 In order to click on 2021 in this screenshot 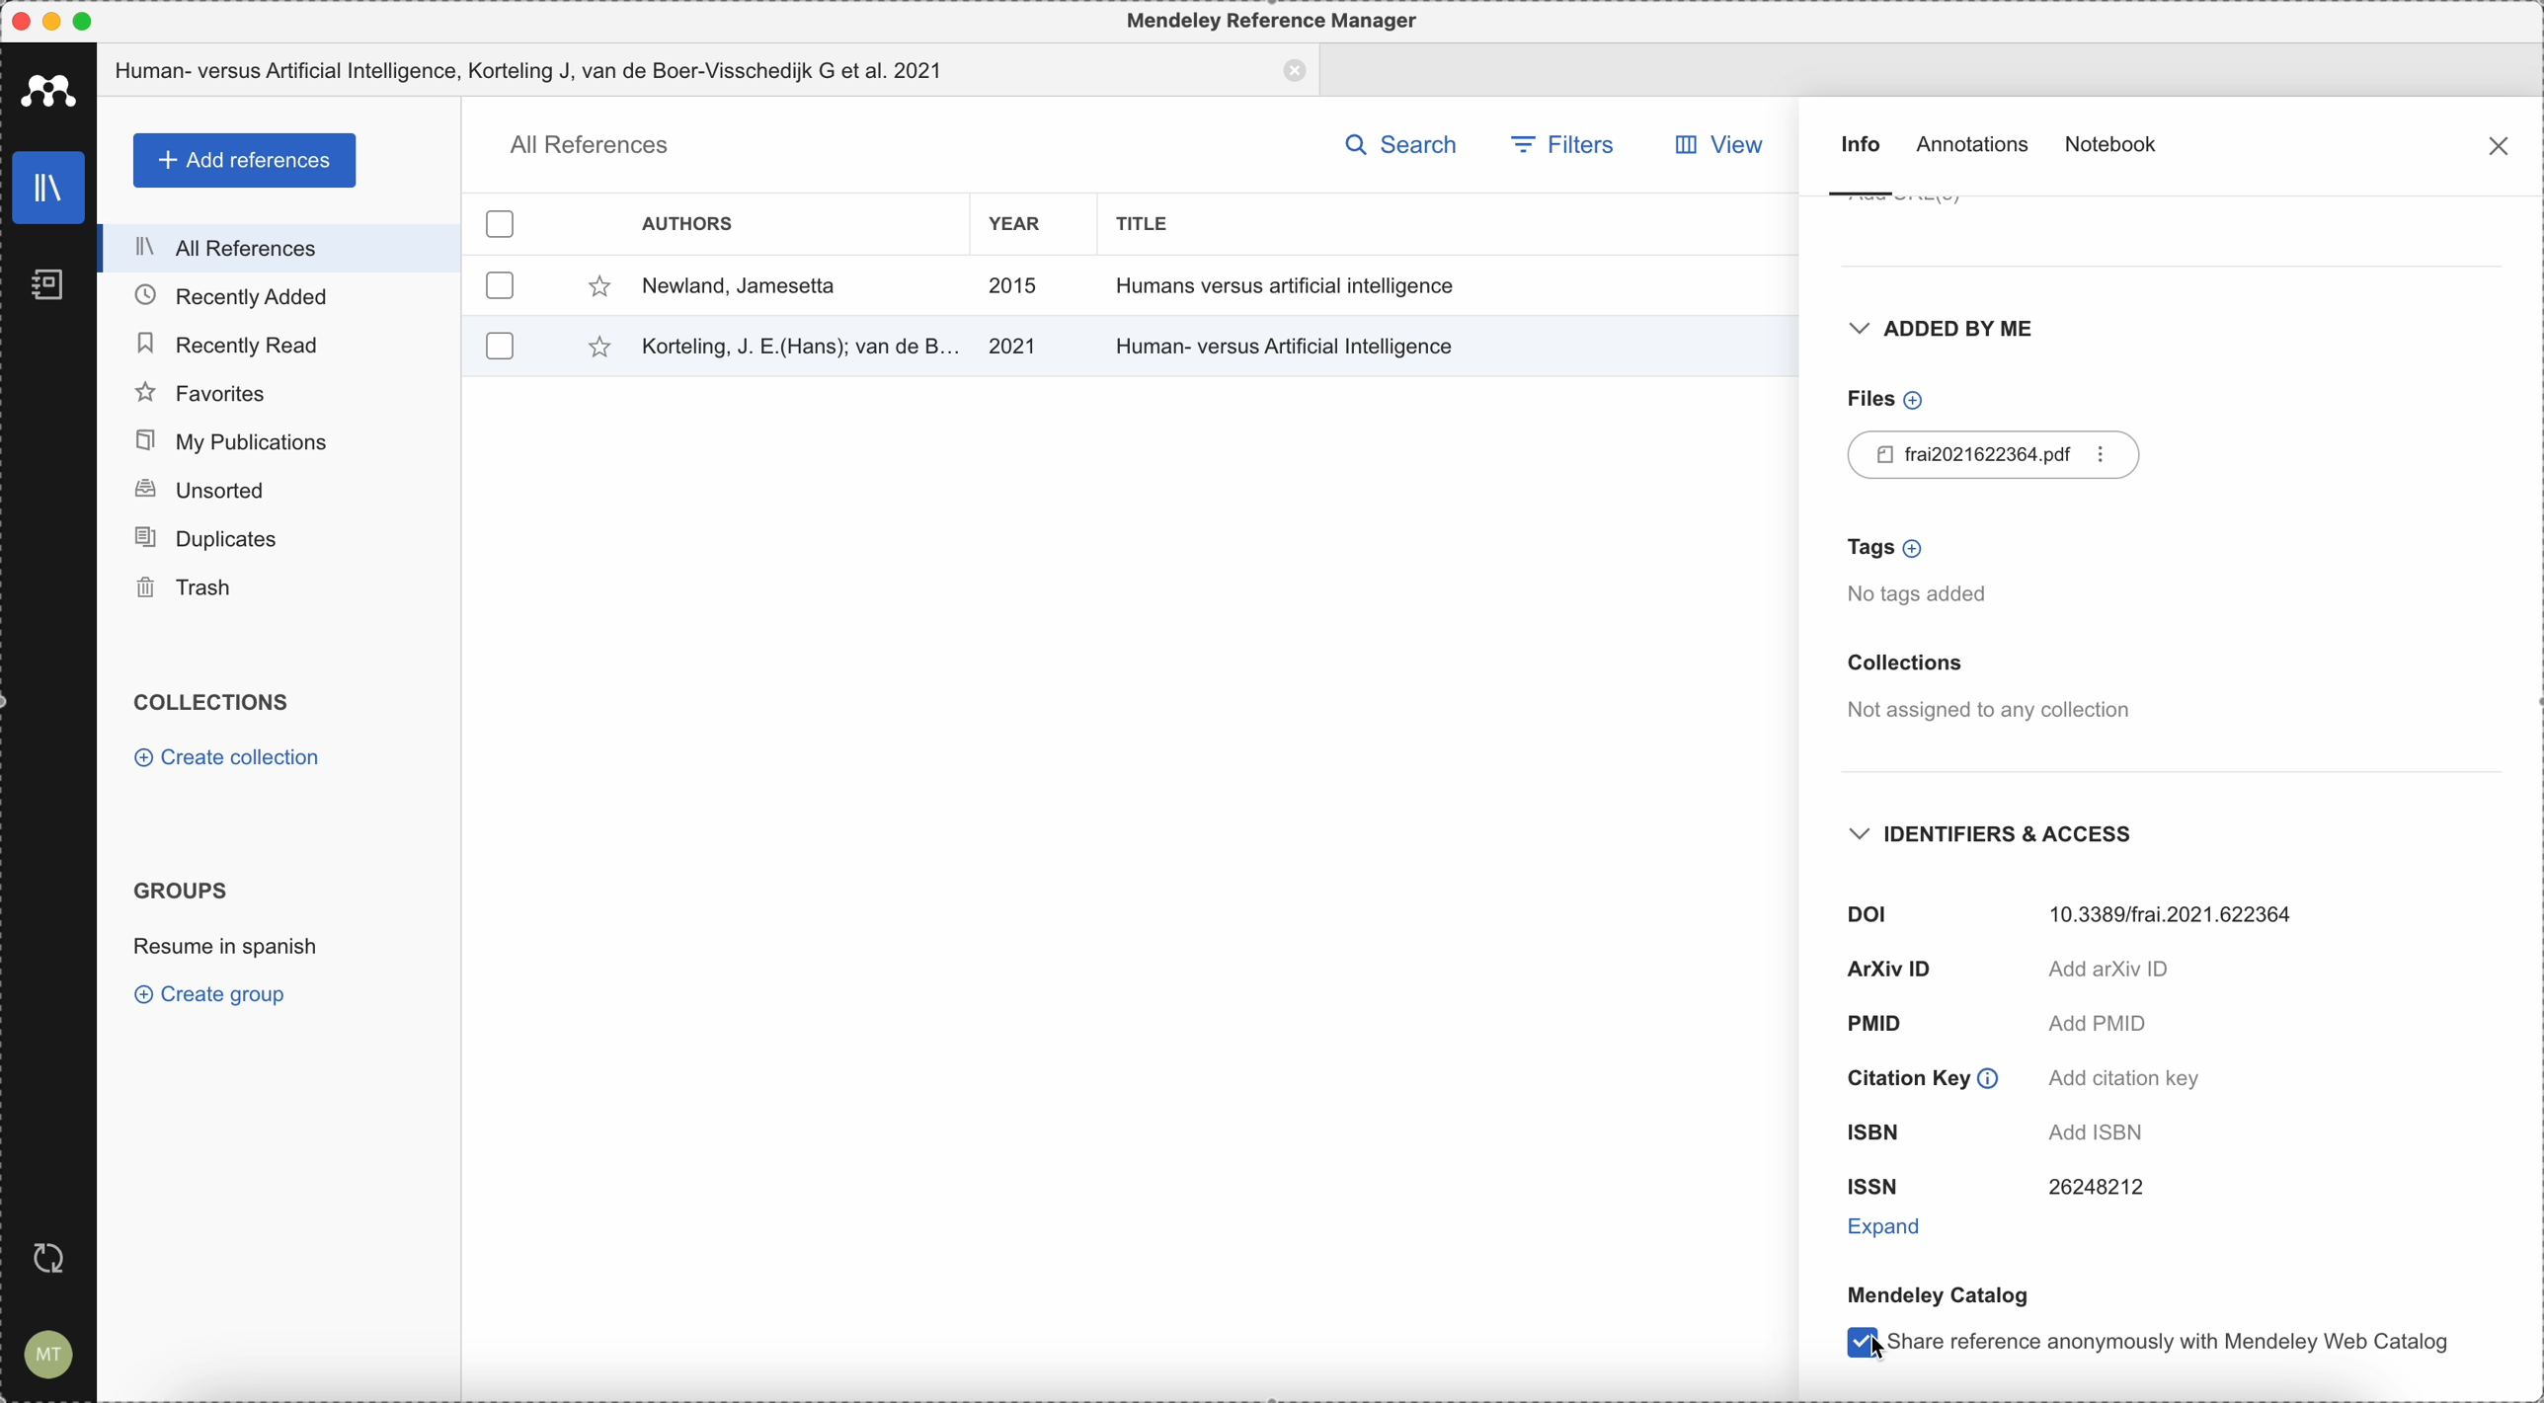, I will do `click(1013, 347)`.